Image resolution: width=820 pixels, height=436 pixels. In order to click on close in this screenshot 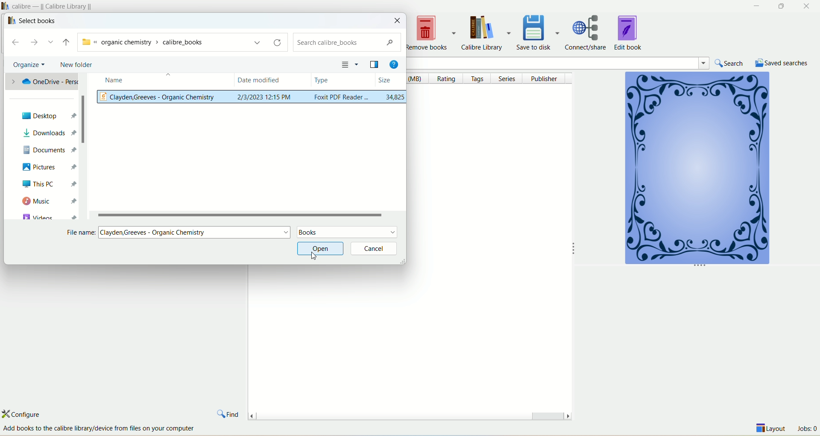, I will do `click(808, 6)`.